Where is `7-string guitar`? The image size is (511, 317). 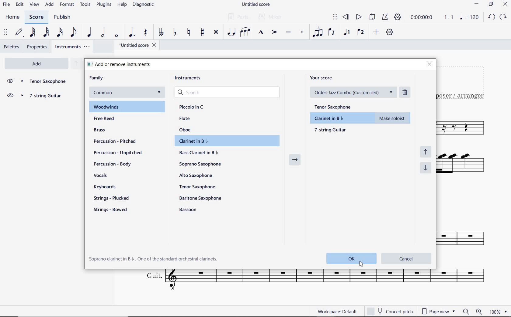
7-string guitar is located at coordinates (331, 130).